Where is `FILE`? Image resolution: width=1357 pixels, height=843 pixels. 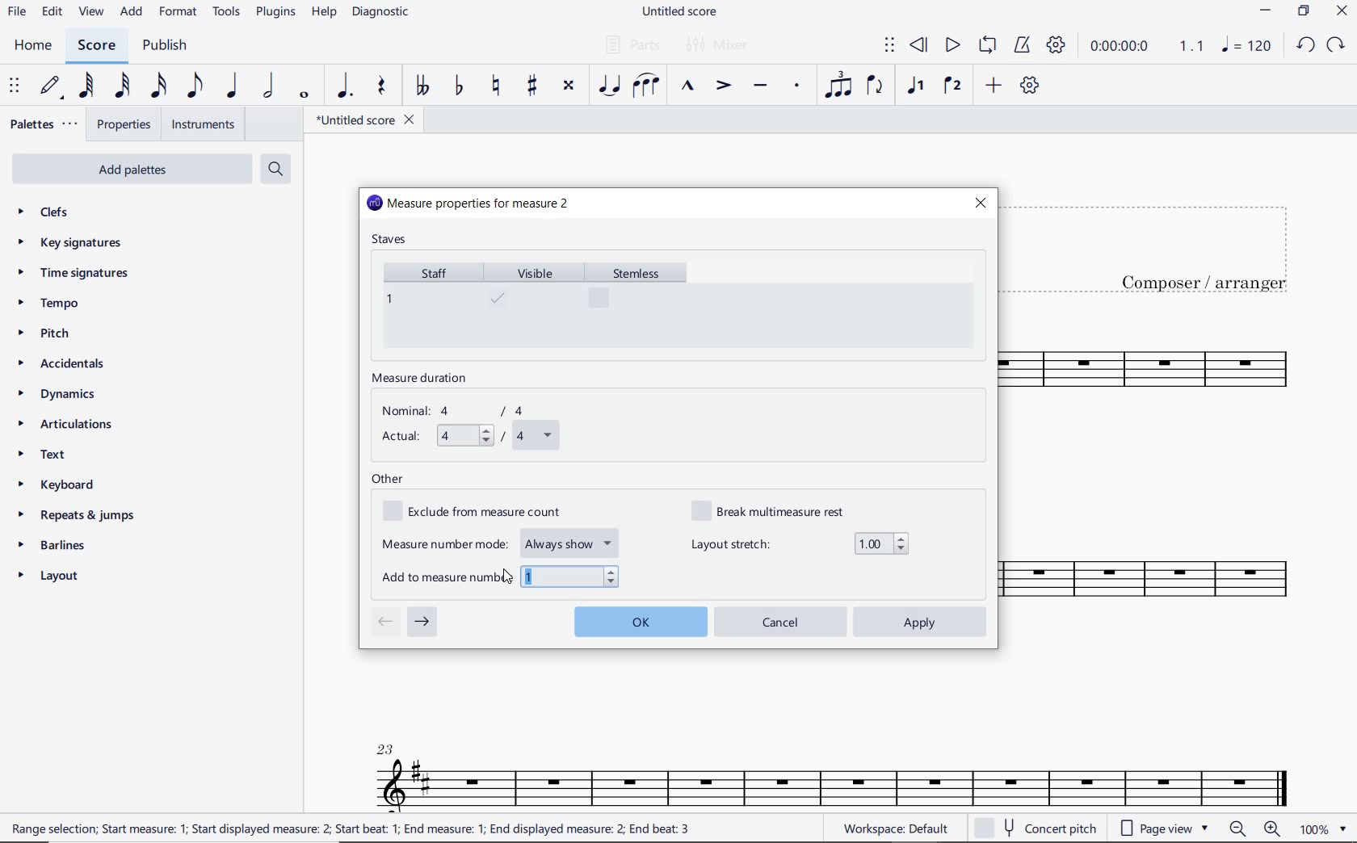
FILE is located at coordinates (17, 13).